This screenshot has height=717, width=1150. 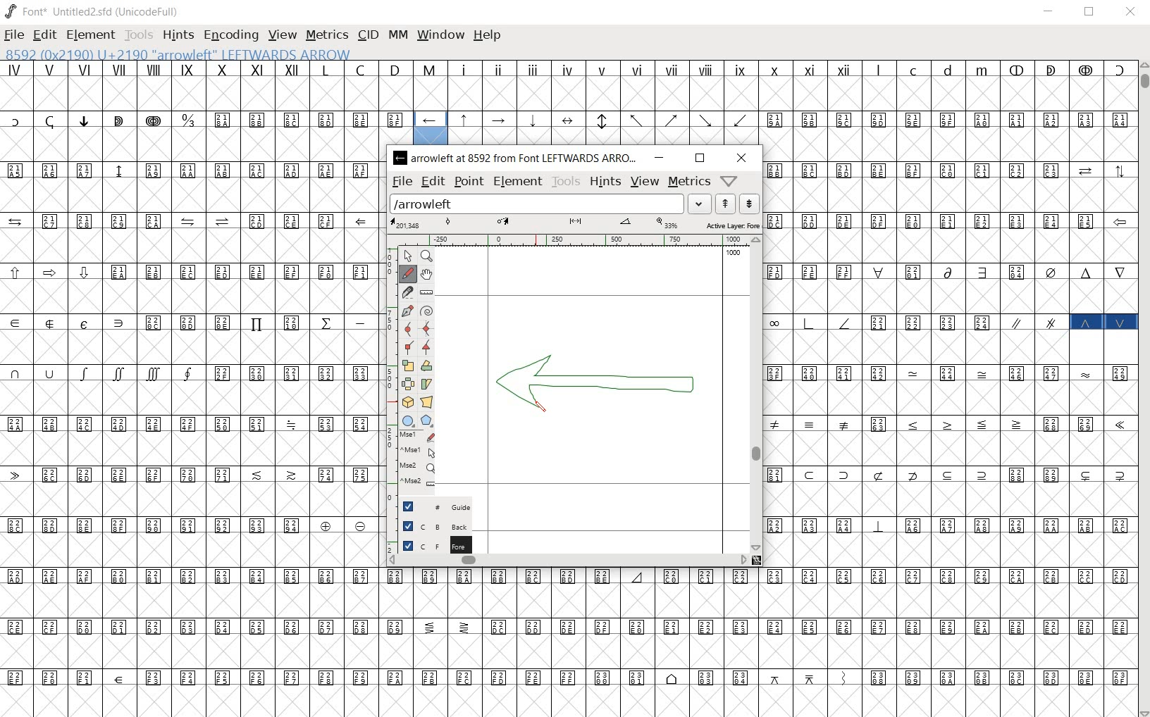 What do you see at coordinates (402, 181) in the screenshot?
I see `file` at bounding box center [402, 181].